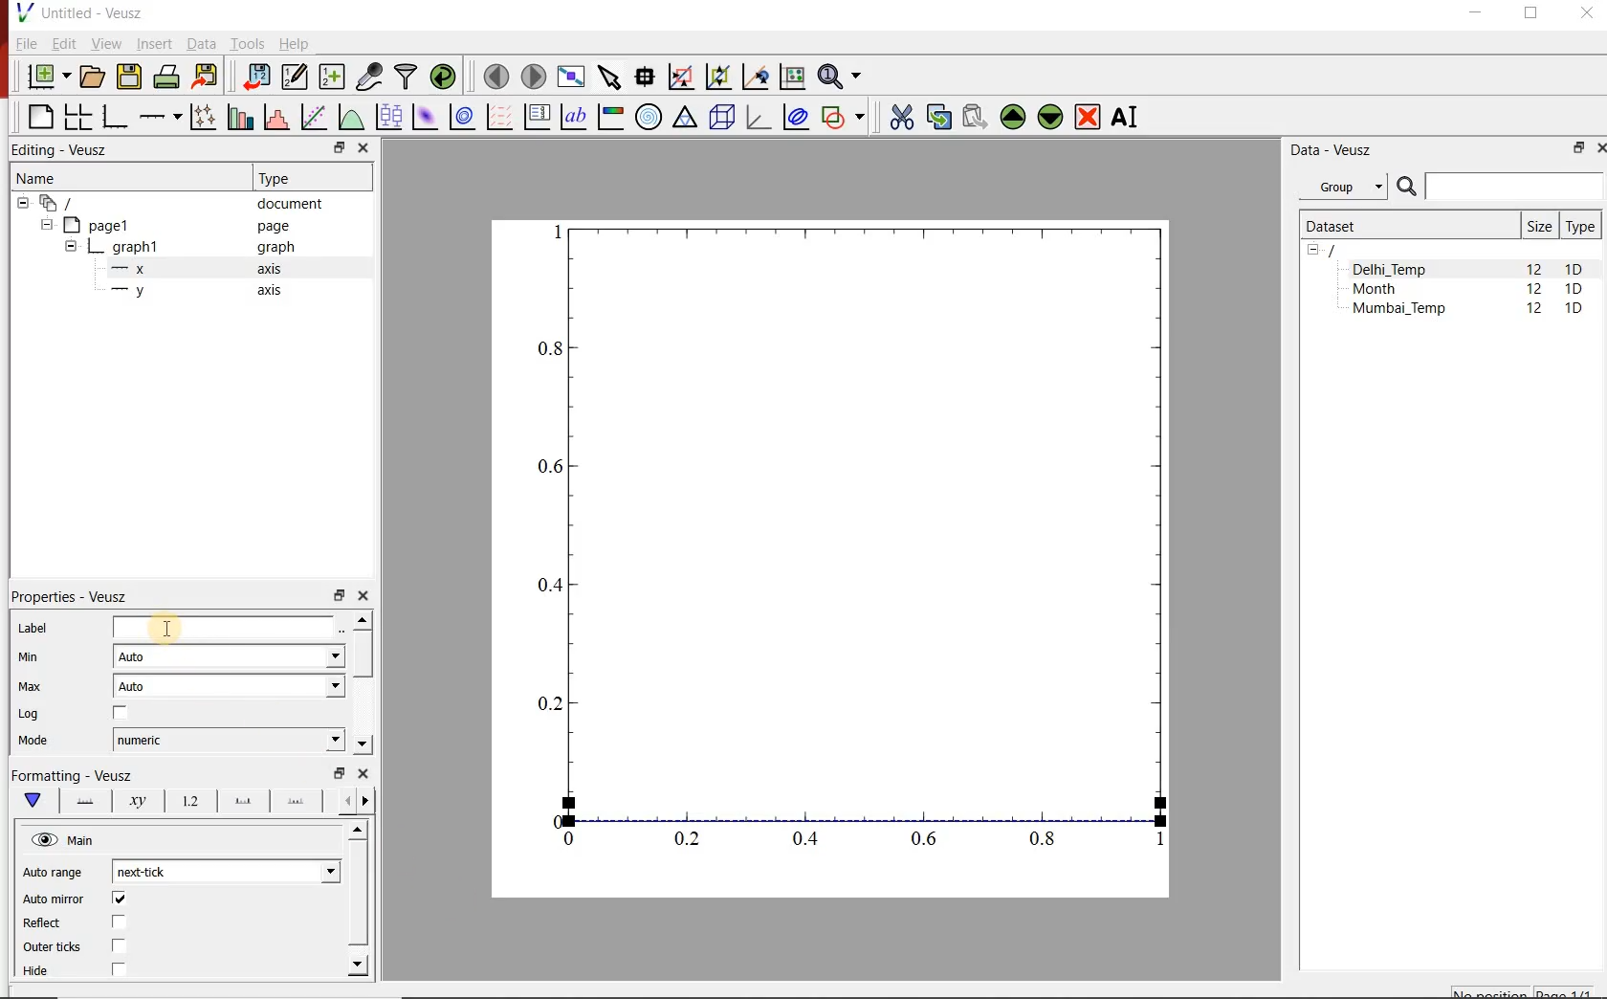 The image size is (1607, 999). I want to click on -x axis, so click(188, 270).